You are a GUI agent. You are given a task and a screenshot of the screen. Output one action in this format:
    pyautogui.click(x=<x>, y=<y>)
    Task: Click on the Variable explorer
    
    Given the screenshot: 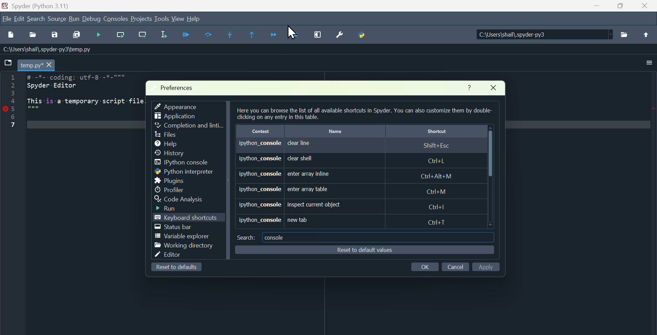 What is the action you would take?
    pyautogui.click(x=180, y=237)
    